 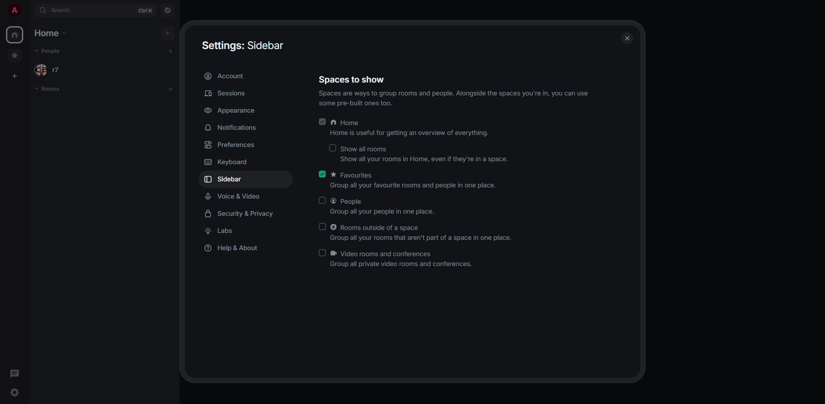 What do you see at coordinates (455, 98) in the screenshot?
I see `Spaces are ways to group rooms and people. Alongside the spaces you're in, you can use
‘some pre-built ones too.` at bounding box center [455, 98].